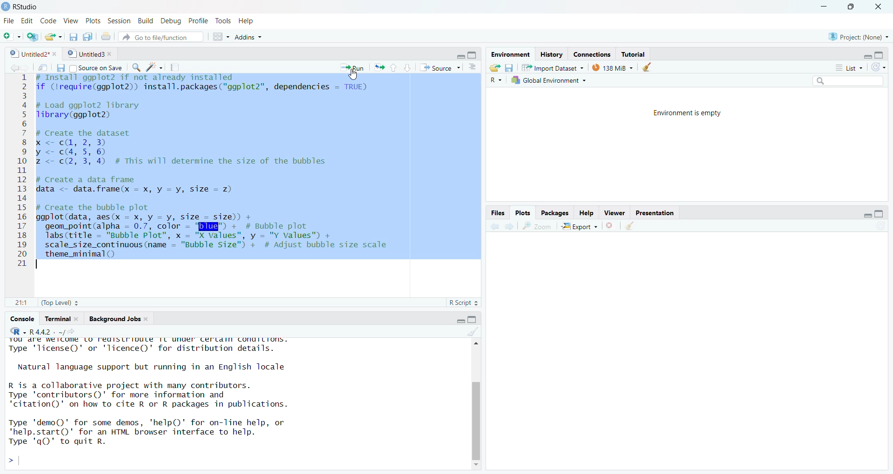  I want to click on Console, so click(22, 318).